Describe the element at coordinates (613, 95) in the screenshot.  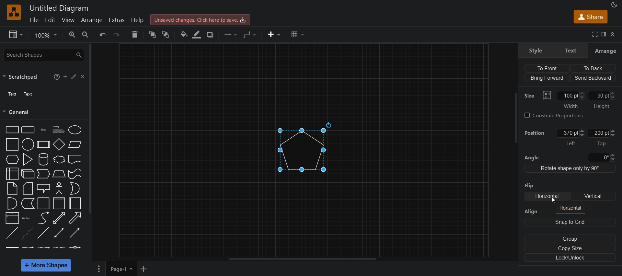
I see `Increase/Decrease height` at that location.